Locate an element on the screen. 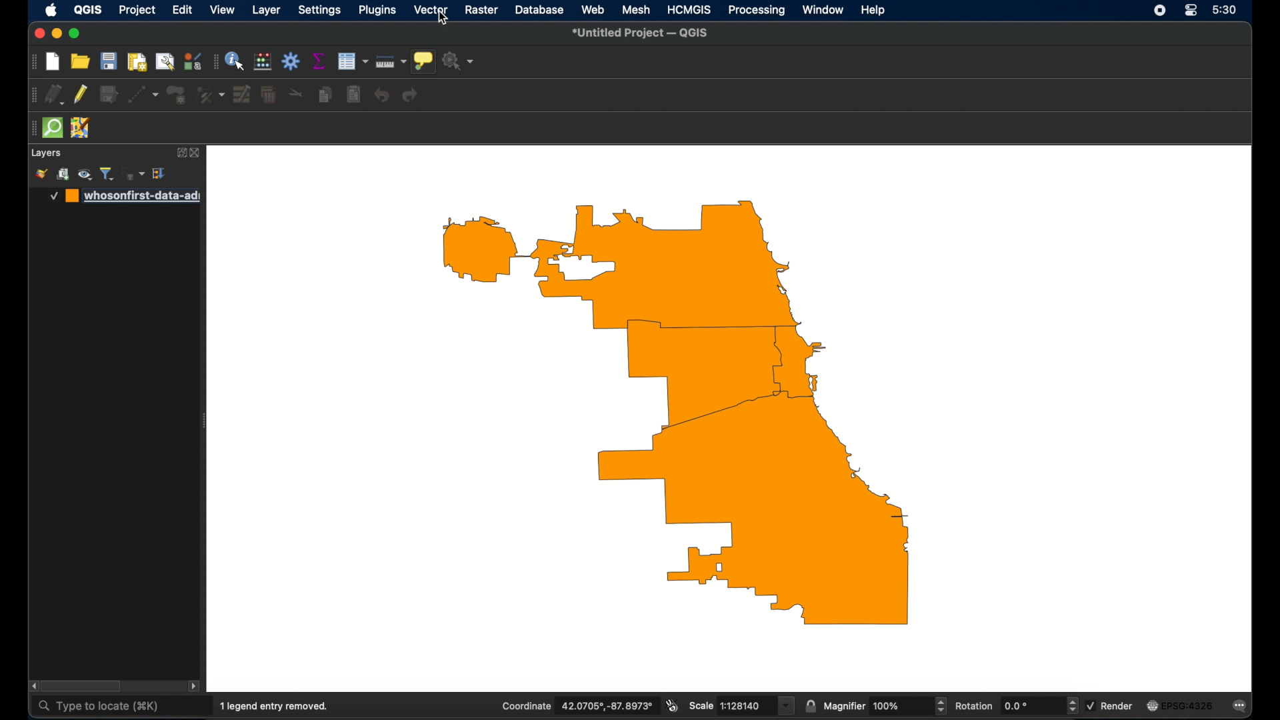 The width and height of the screenshot is (1280, 720). screen recorder icon is located at coordinates (1160, 11).